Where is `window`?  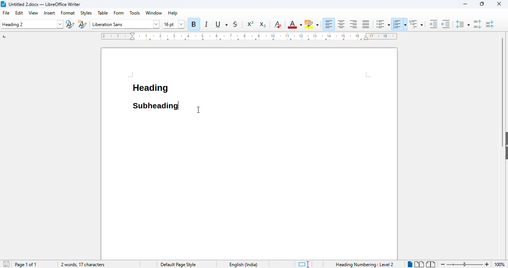
window is located at coordinates (154, 13).